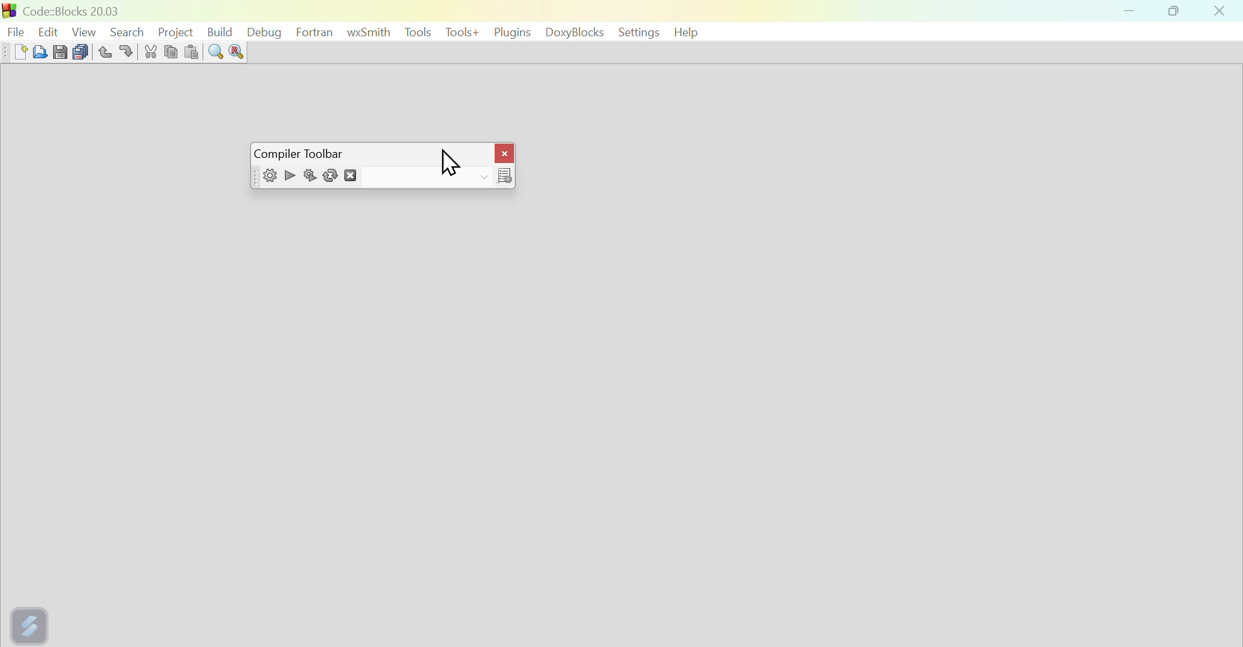  Describe the element at coordinates (1220, 12) in the screenshot. I see `Close` at that location.